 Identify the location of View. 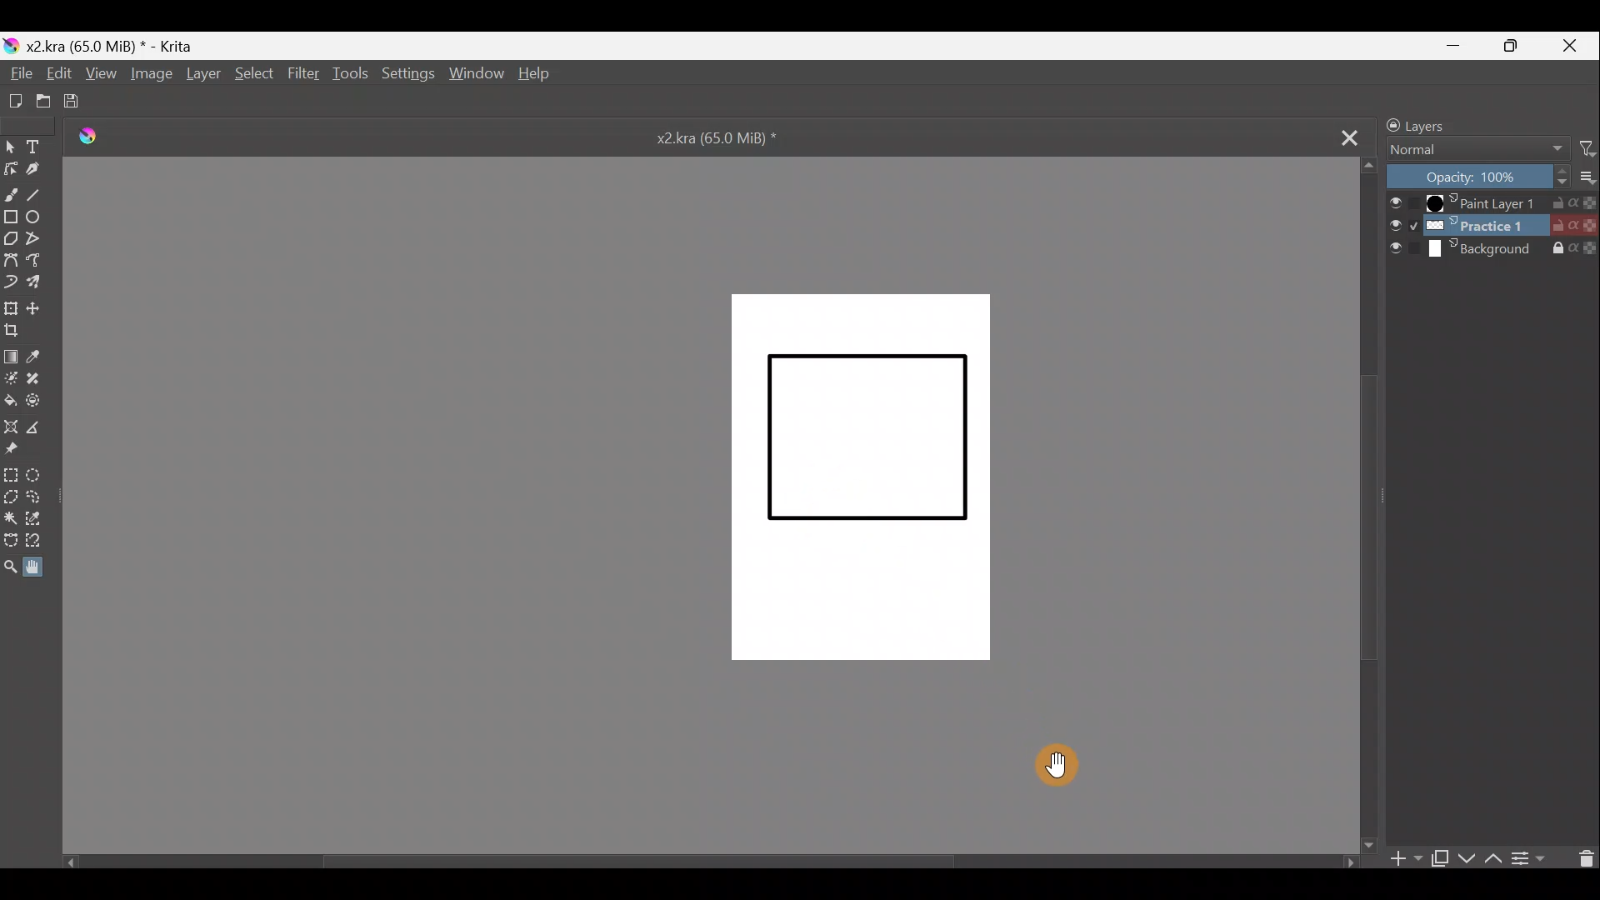
(99, 73).